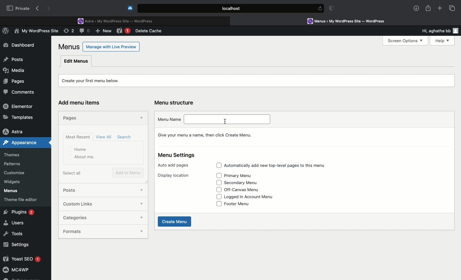 The image size is (461, 280). What do you see at coordinates (15, 164) in the screenshot?
I see `Patterns` at bounding box center [15, 164].